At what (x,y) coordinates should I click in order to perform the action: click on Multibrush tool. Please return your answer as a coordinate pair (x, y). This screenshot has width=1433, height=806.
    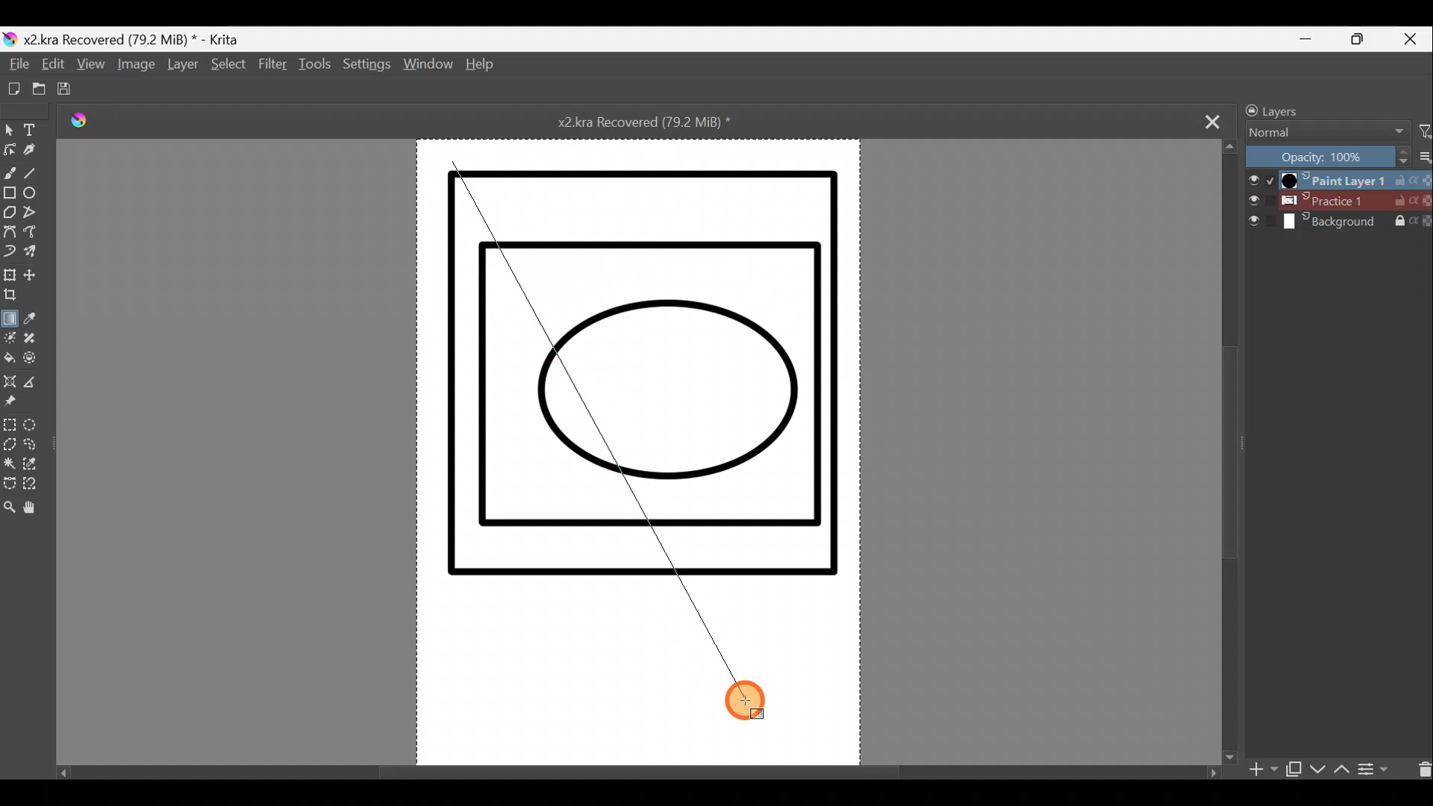
    Looking at the image, I should click on (35, 253).